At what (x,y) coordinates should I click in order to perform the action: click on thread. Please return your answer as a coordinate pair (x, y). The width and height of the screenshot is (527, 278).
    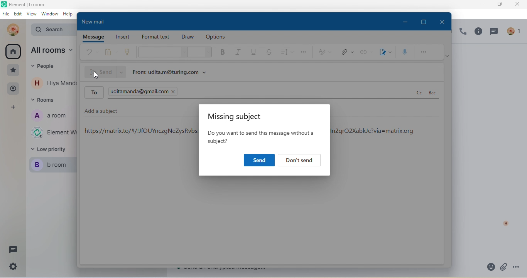
    Looking at the image, I should click on (496, 33).